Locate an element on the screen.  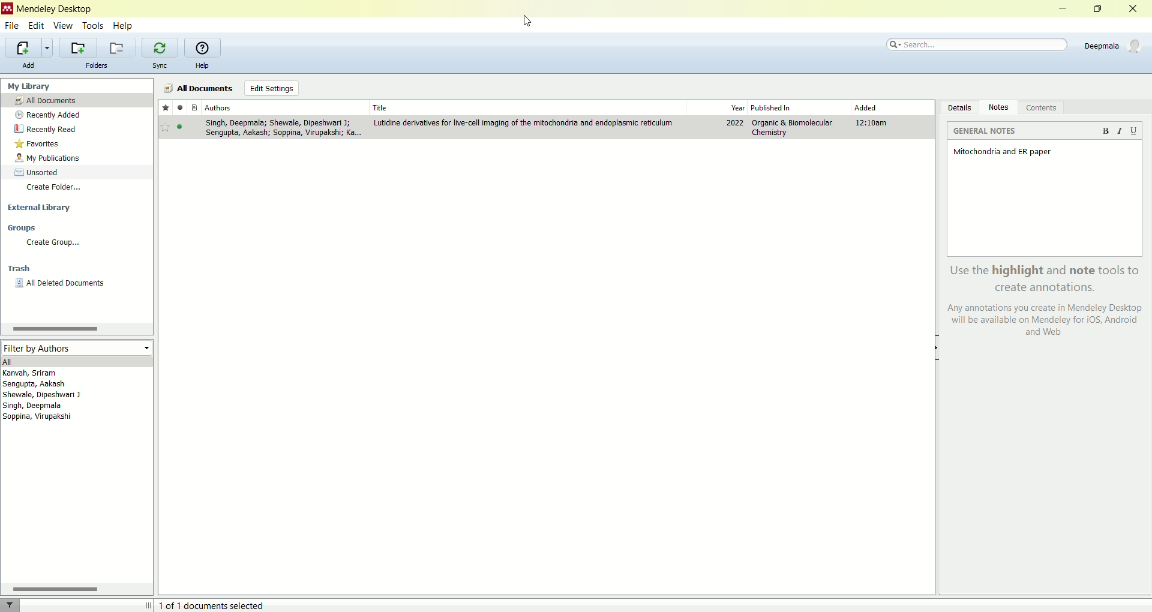
close is located at coordinates (1133, 9).